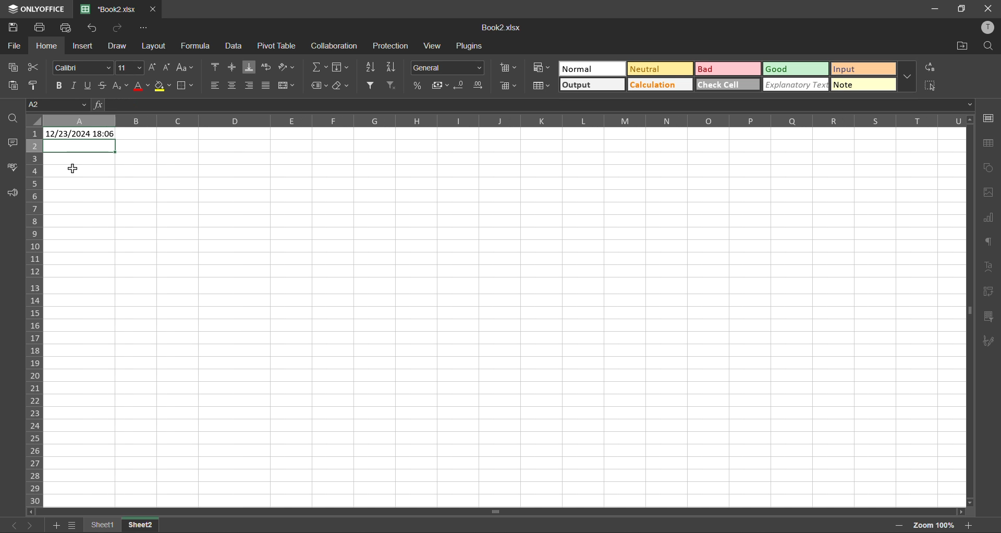 The height and width of the screenshot is (533, 1001). What do you see at coordinates (963, 8) in the screenshot?
I see `maximize` at bounding box center [963, 8].